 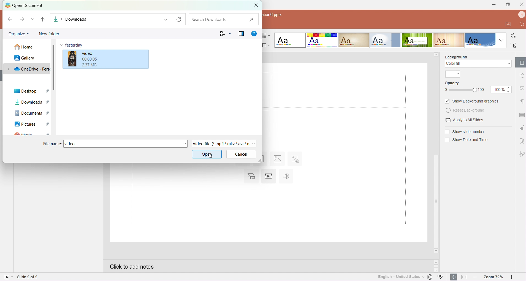 I want to click on Official, so click(x=385, y=40).